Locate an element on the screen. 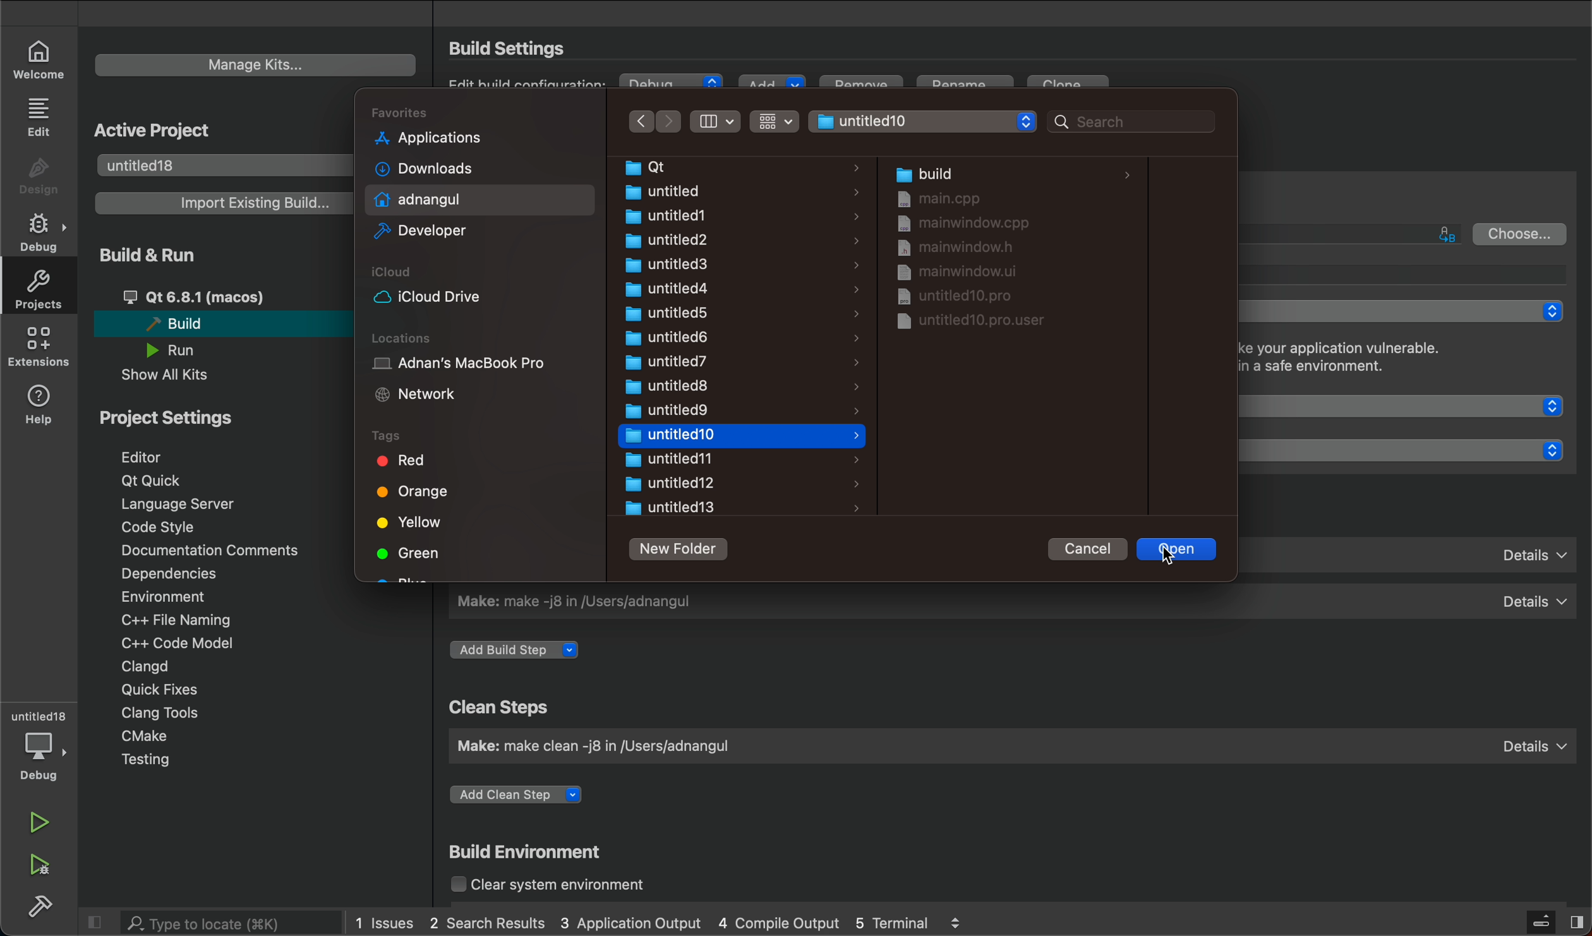 Image resolution: width=1592 pixels, height=936 pixels. Orange is located at coordinates (409, 491).